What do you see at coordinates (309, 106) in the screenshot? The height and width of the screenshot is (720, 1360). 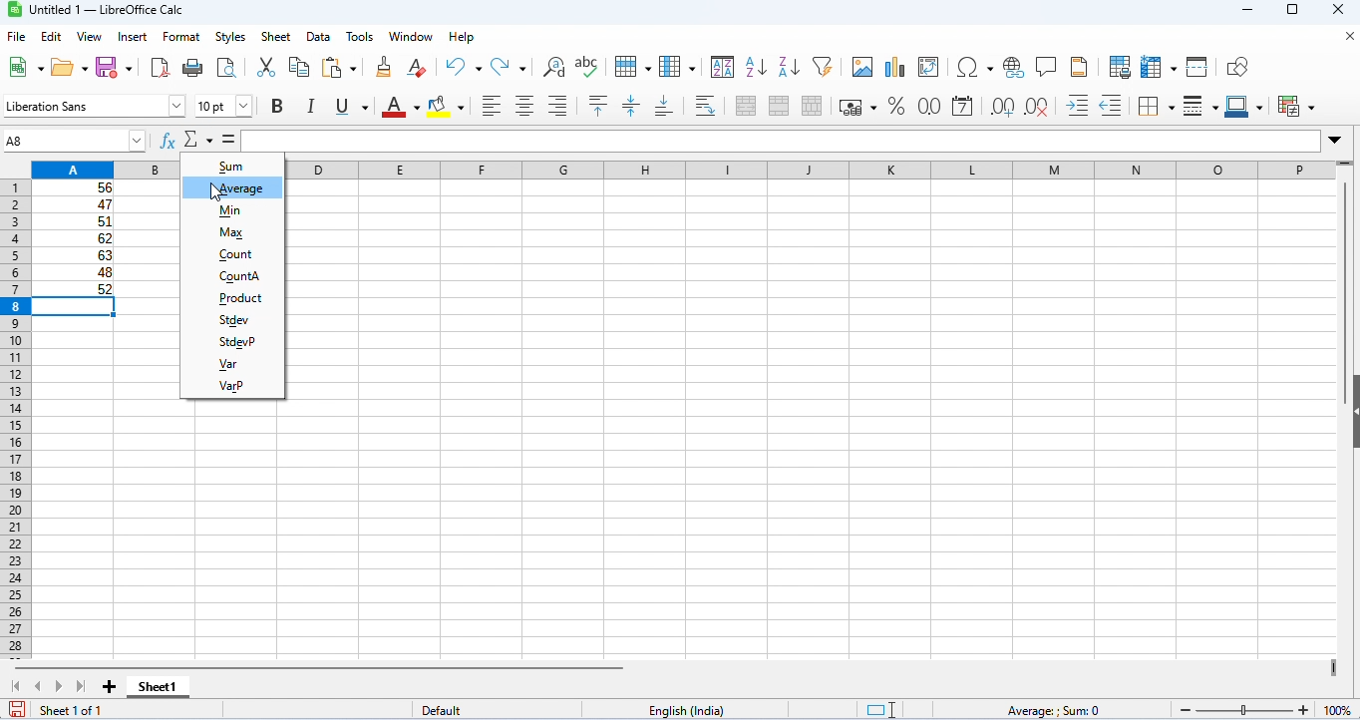 I see `italics` at bounding box center [309, 106].